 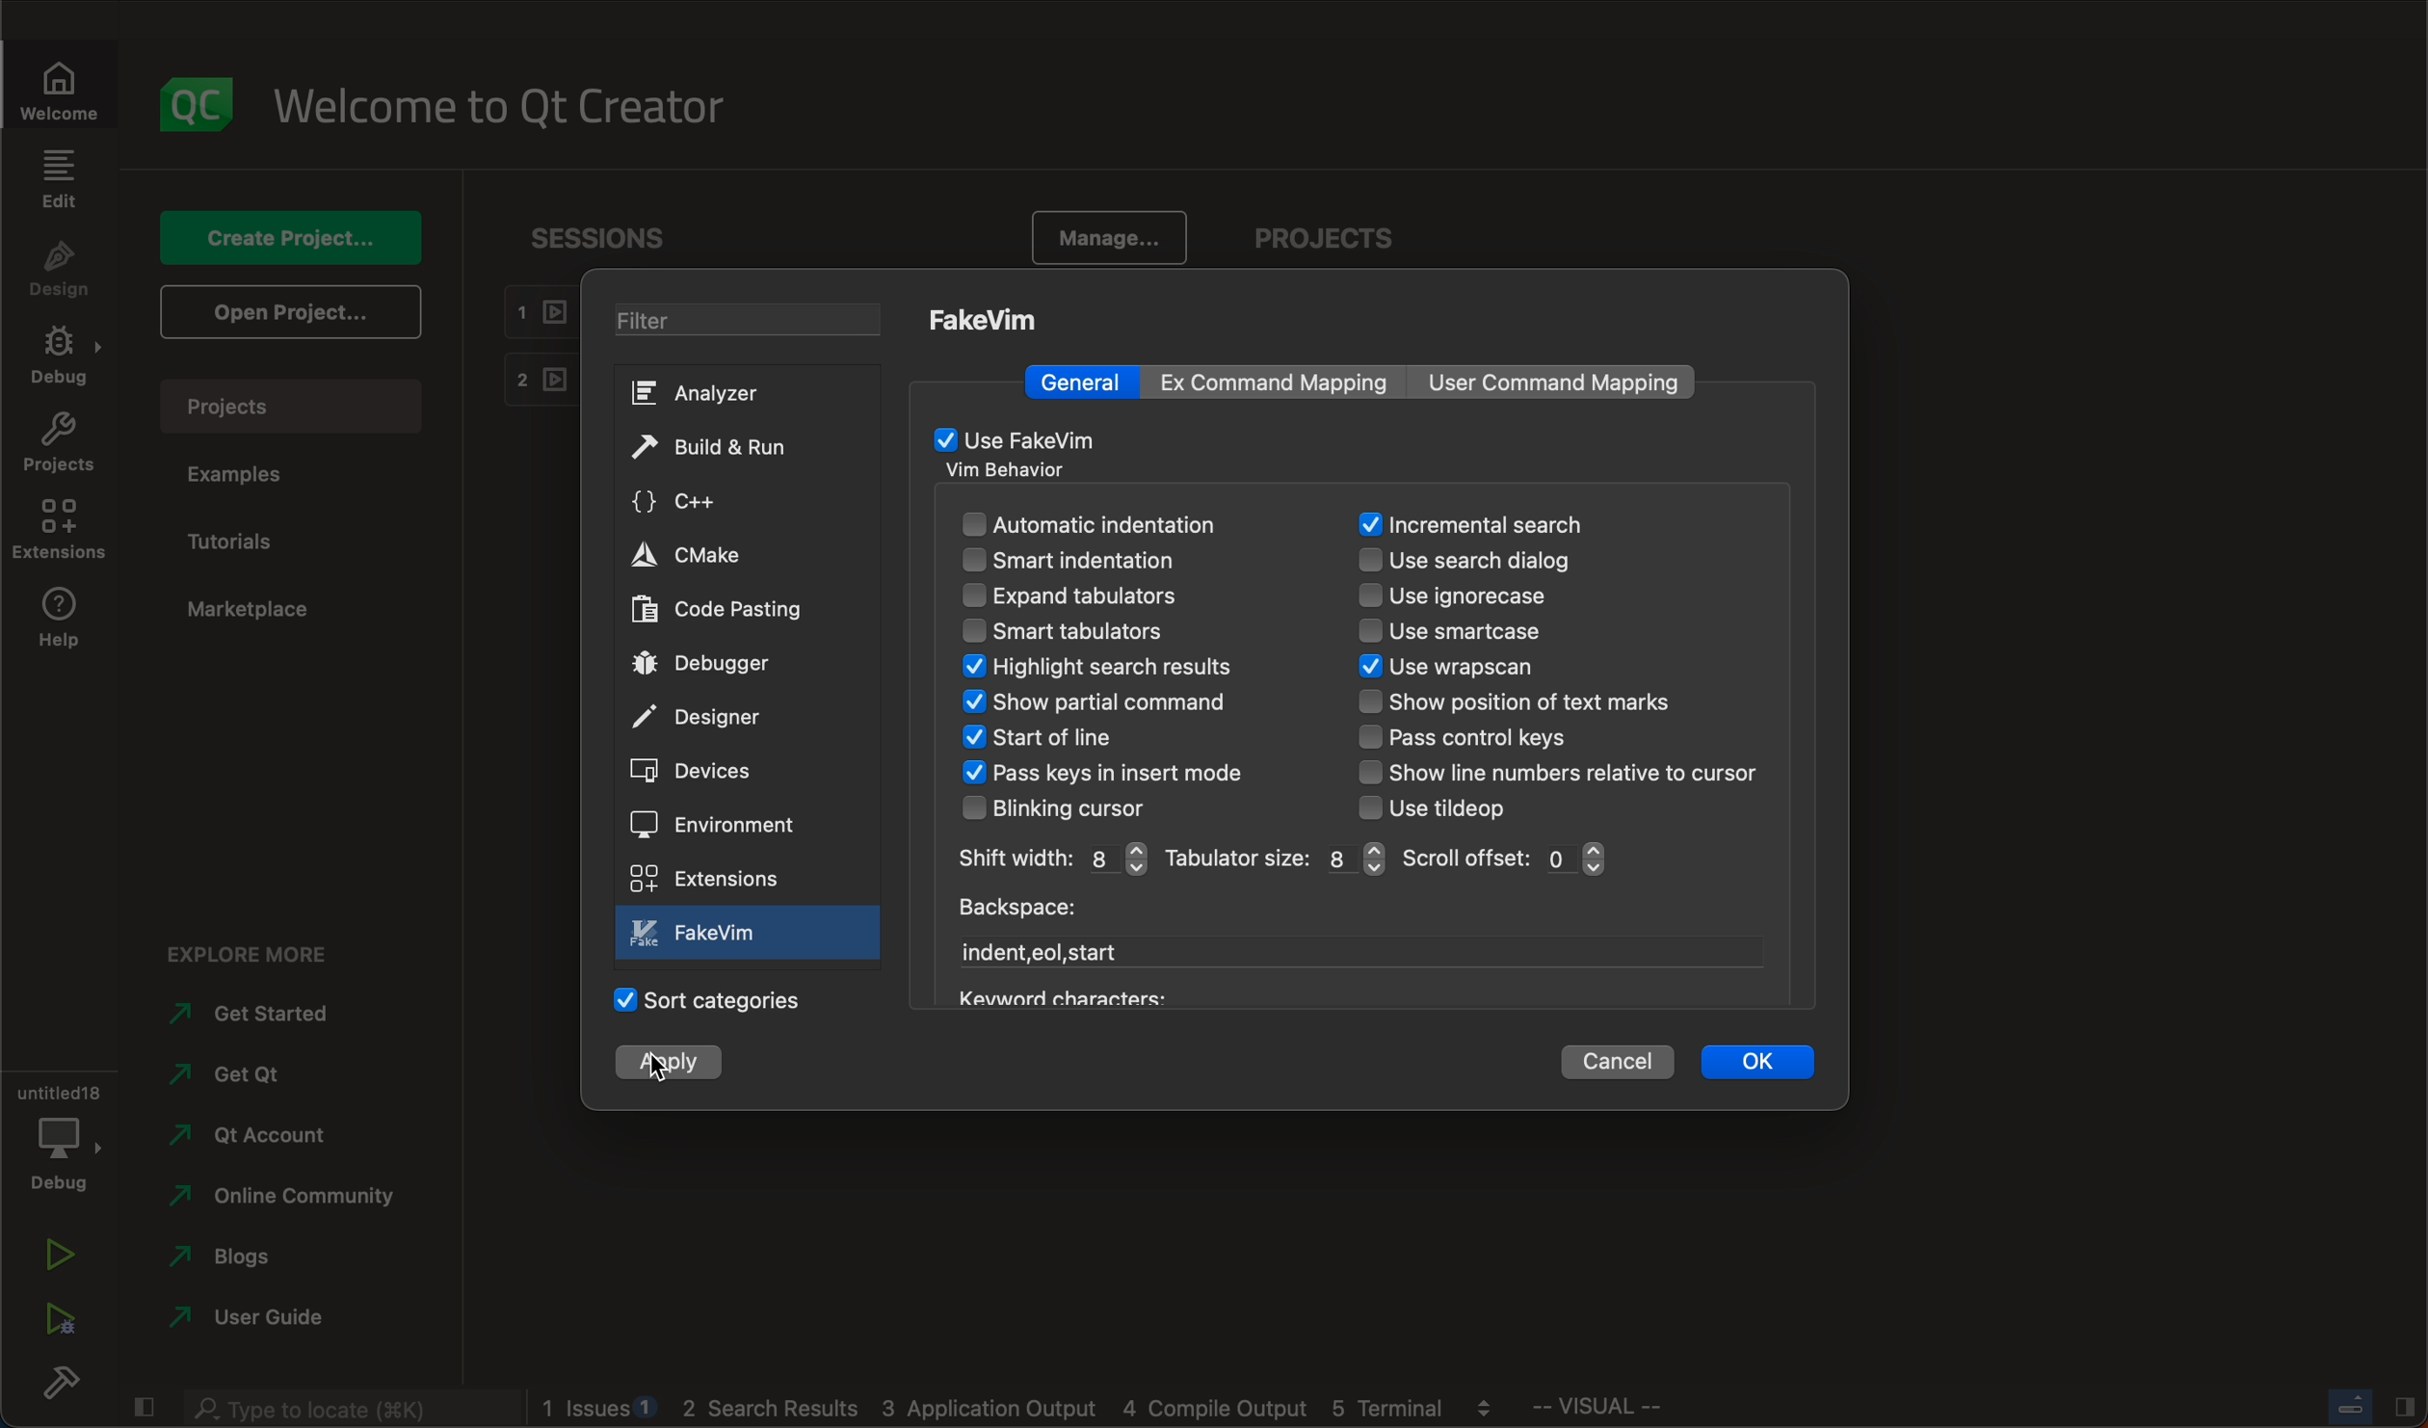 What do you see at coordinates (1049, 859) in the screenshot?
I see `width` at bounding box center [1049, 859].